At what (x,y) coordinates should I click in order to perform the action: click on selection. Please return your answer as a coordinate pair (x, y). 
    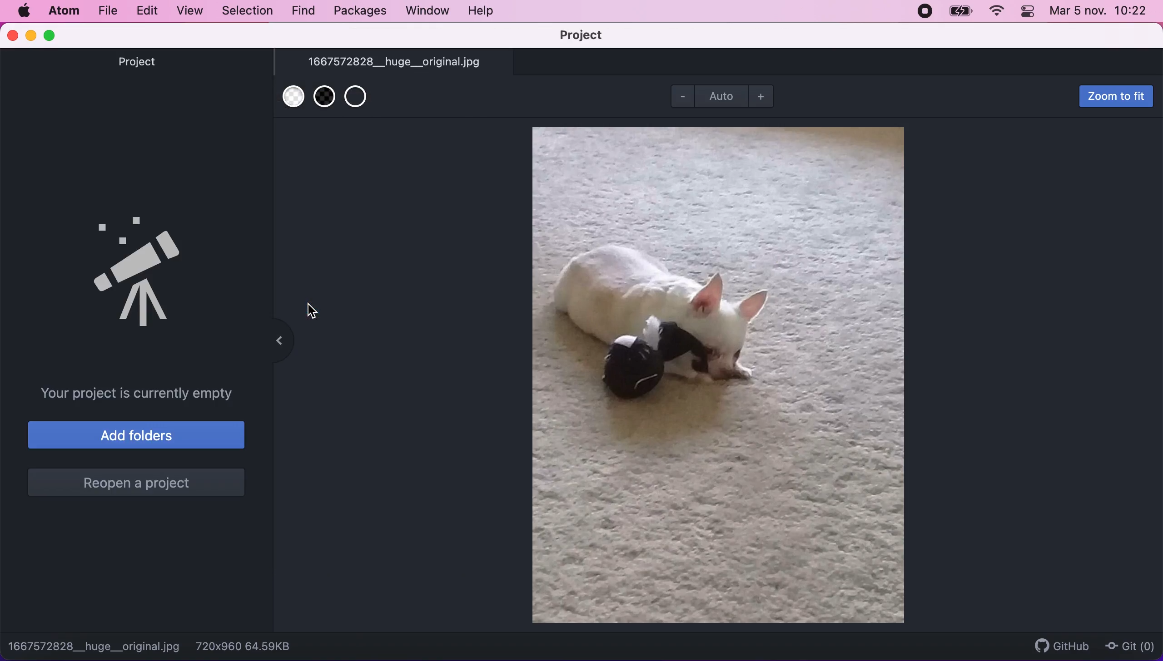
    Looking at the image, I should click on (246, 11).